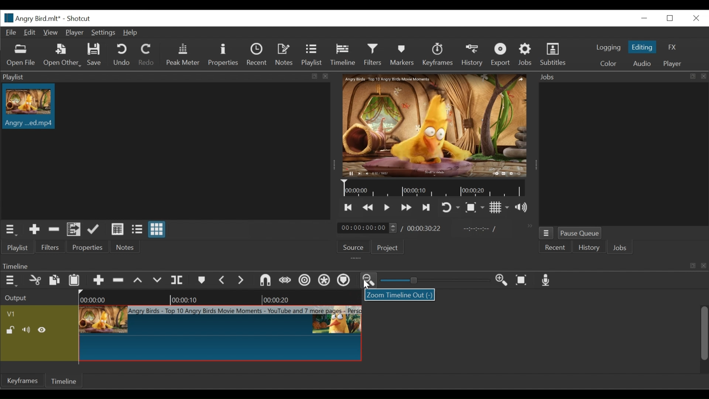 The image size is (709, 399). What do you see at coordinates (609, 48) in the screenshot?
I see `logging` at bounding box center [609, 48].